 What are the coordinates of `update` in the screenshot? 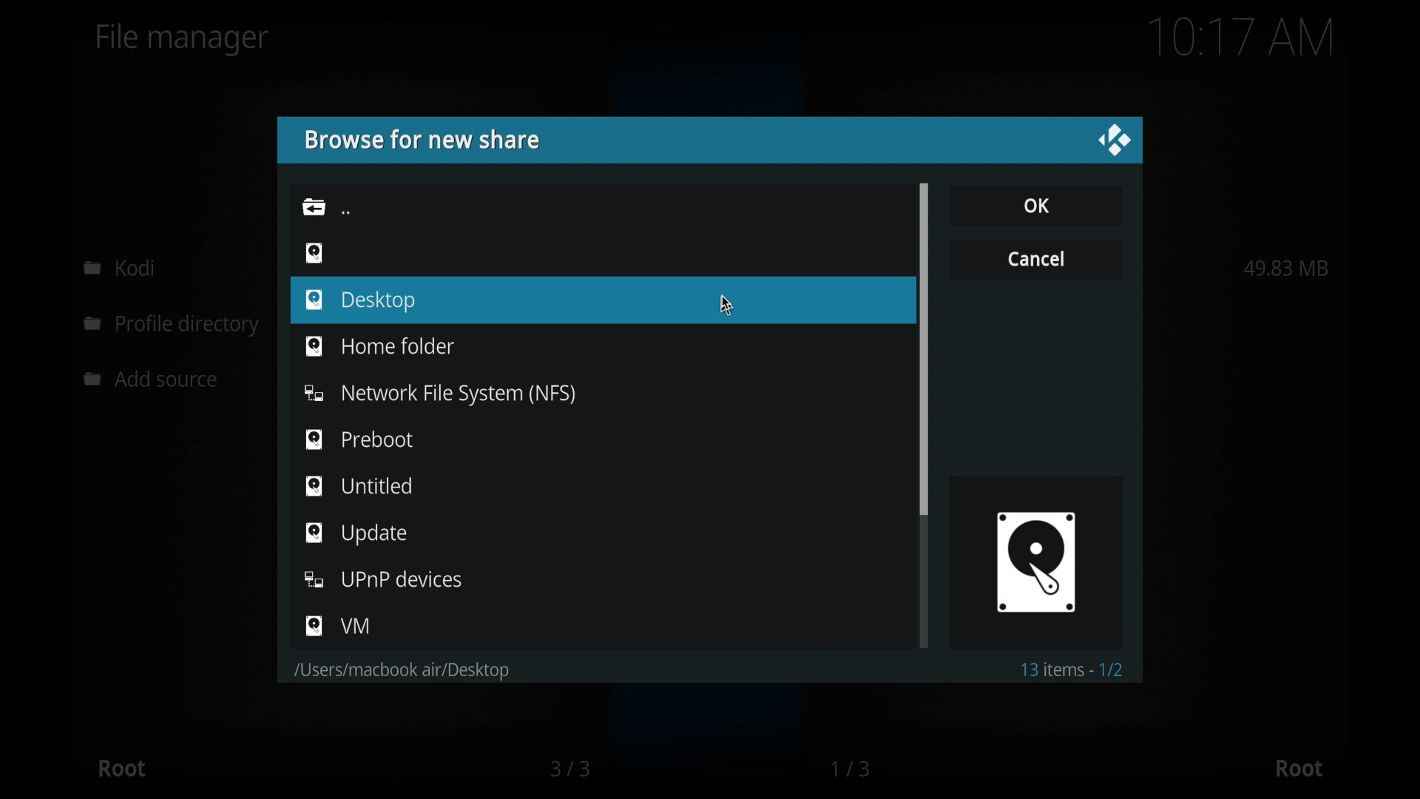 It's located at (356, 533).